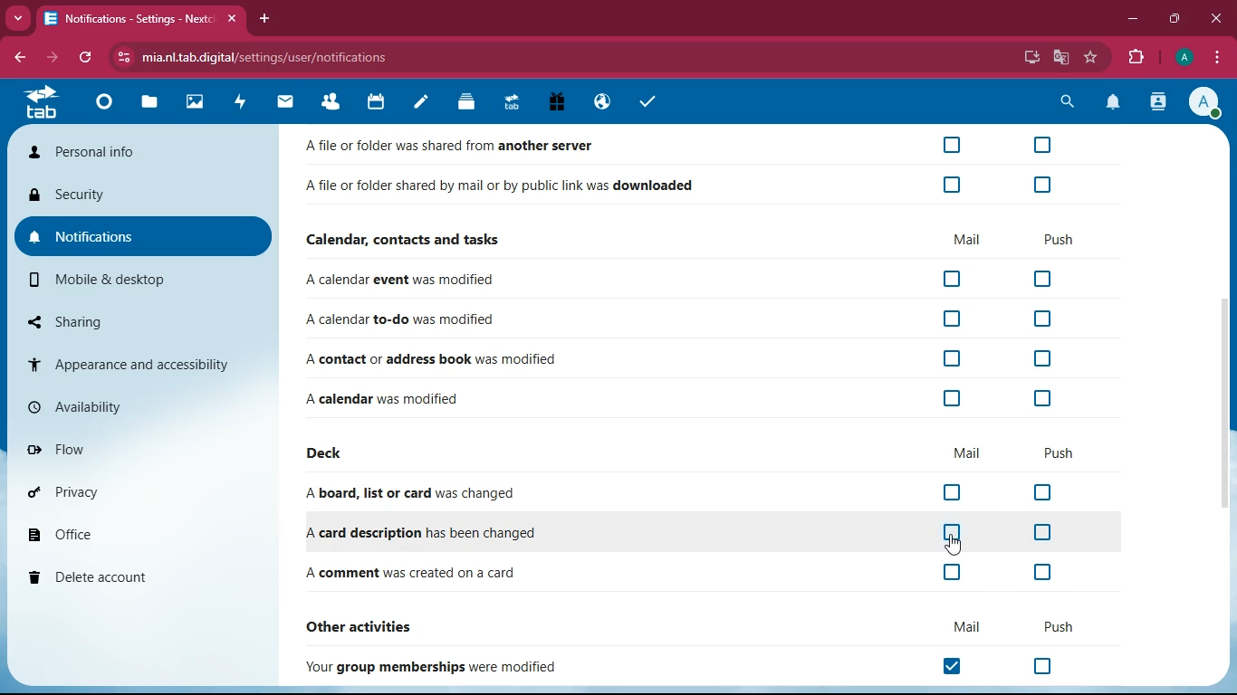 This screenshot has width=1237, height=695. Describe the element at coordinates (413, 575) in the screenshot. I see `A comment was created on a card` at that location.